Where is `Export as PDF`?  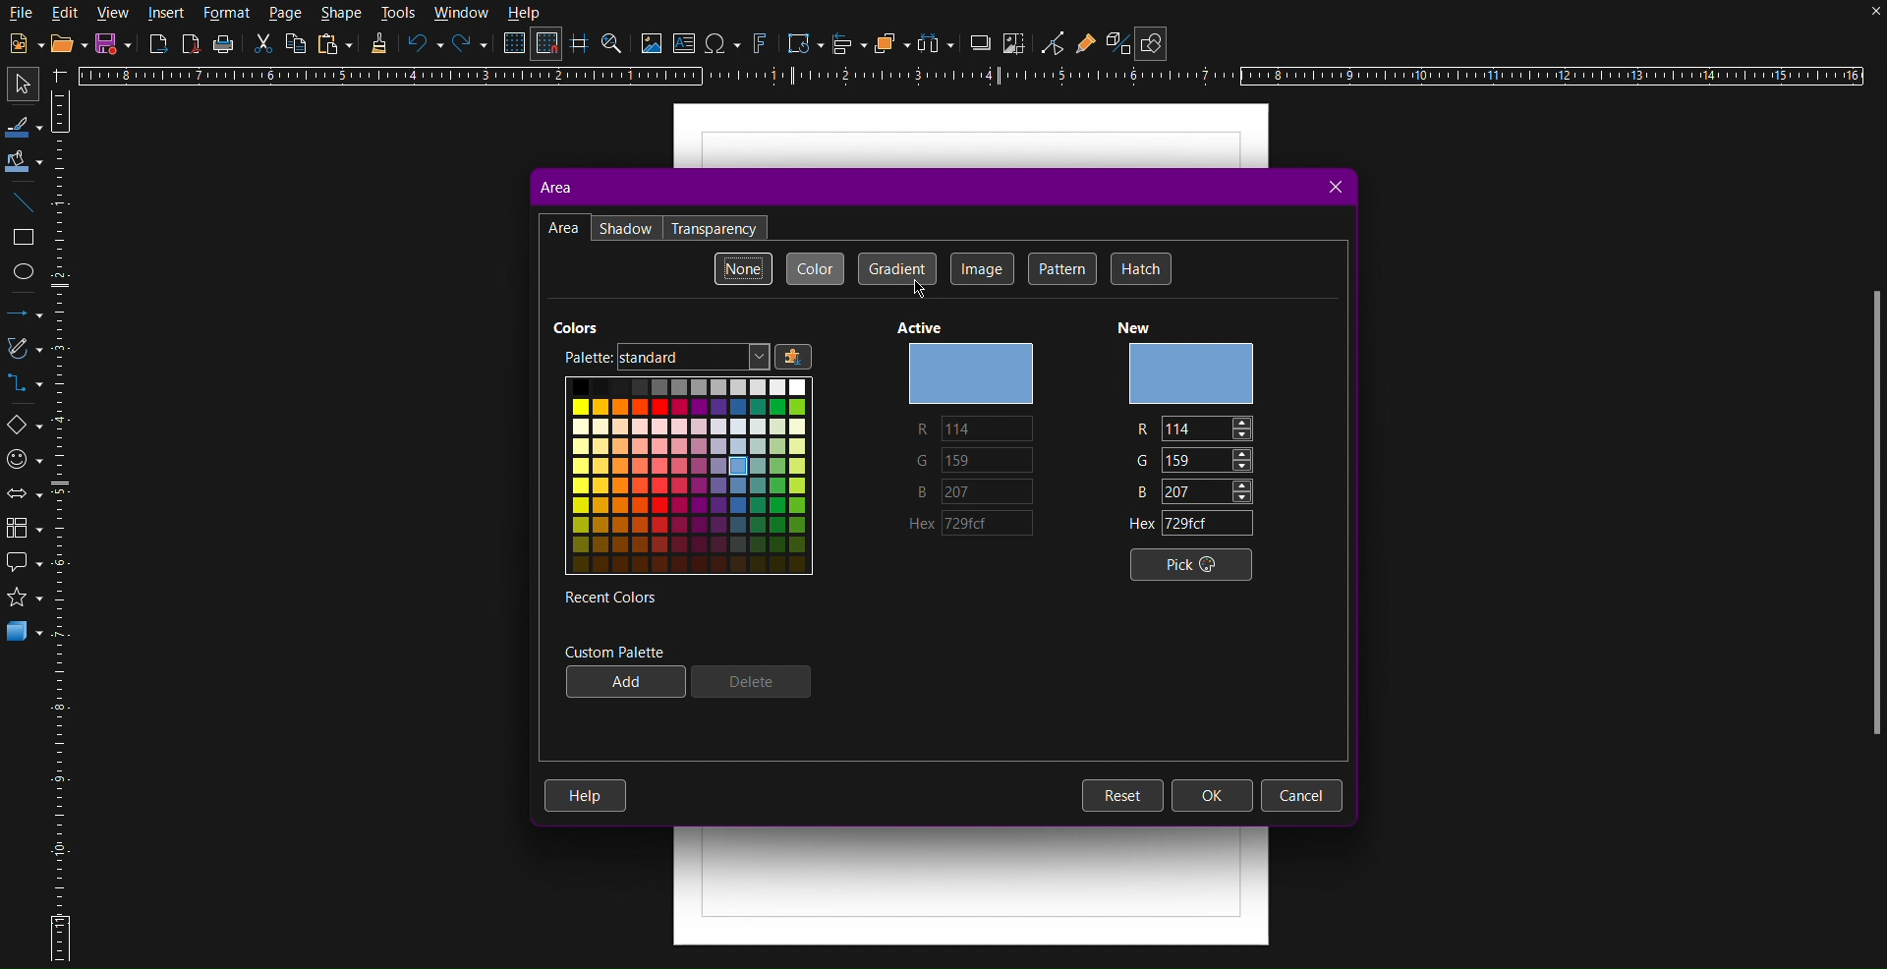
Export as PDF is located at coordinates (193, 47).